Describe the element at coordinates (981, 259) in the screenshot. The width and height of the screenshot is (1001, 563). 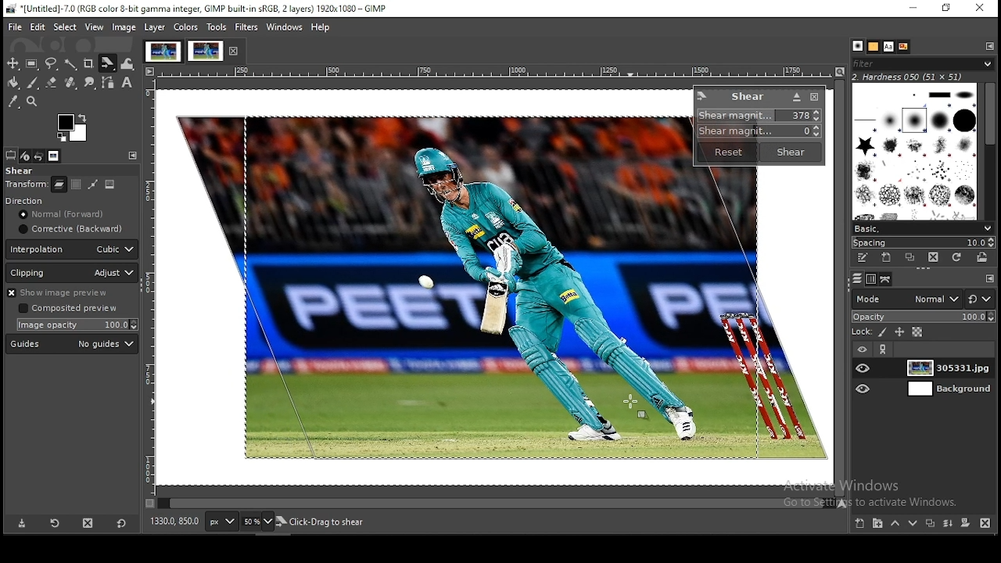
I see `open brush as image` at that location.